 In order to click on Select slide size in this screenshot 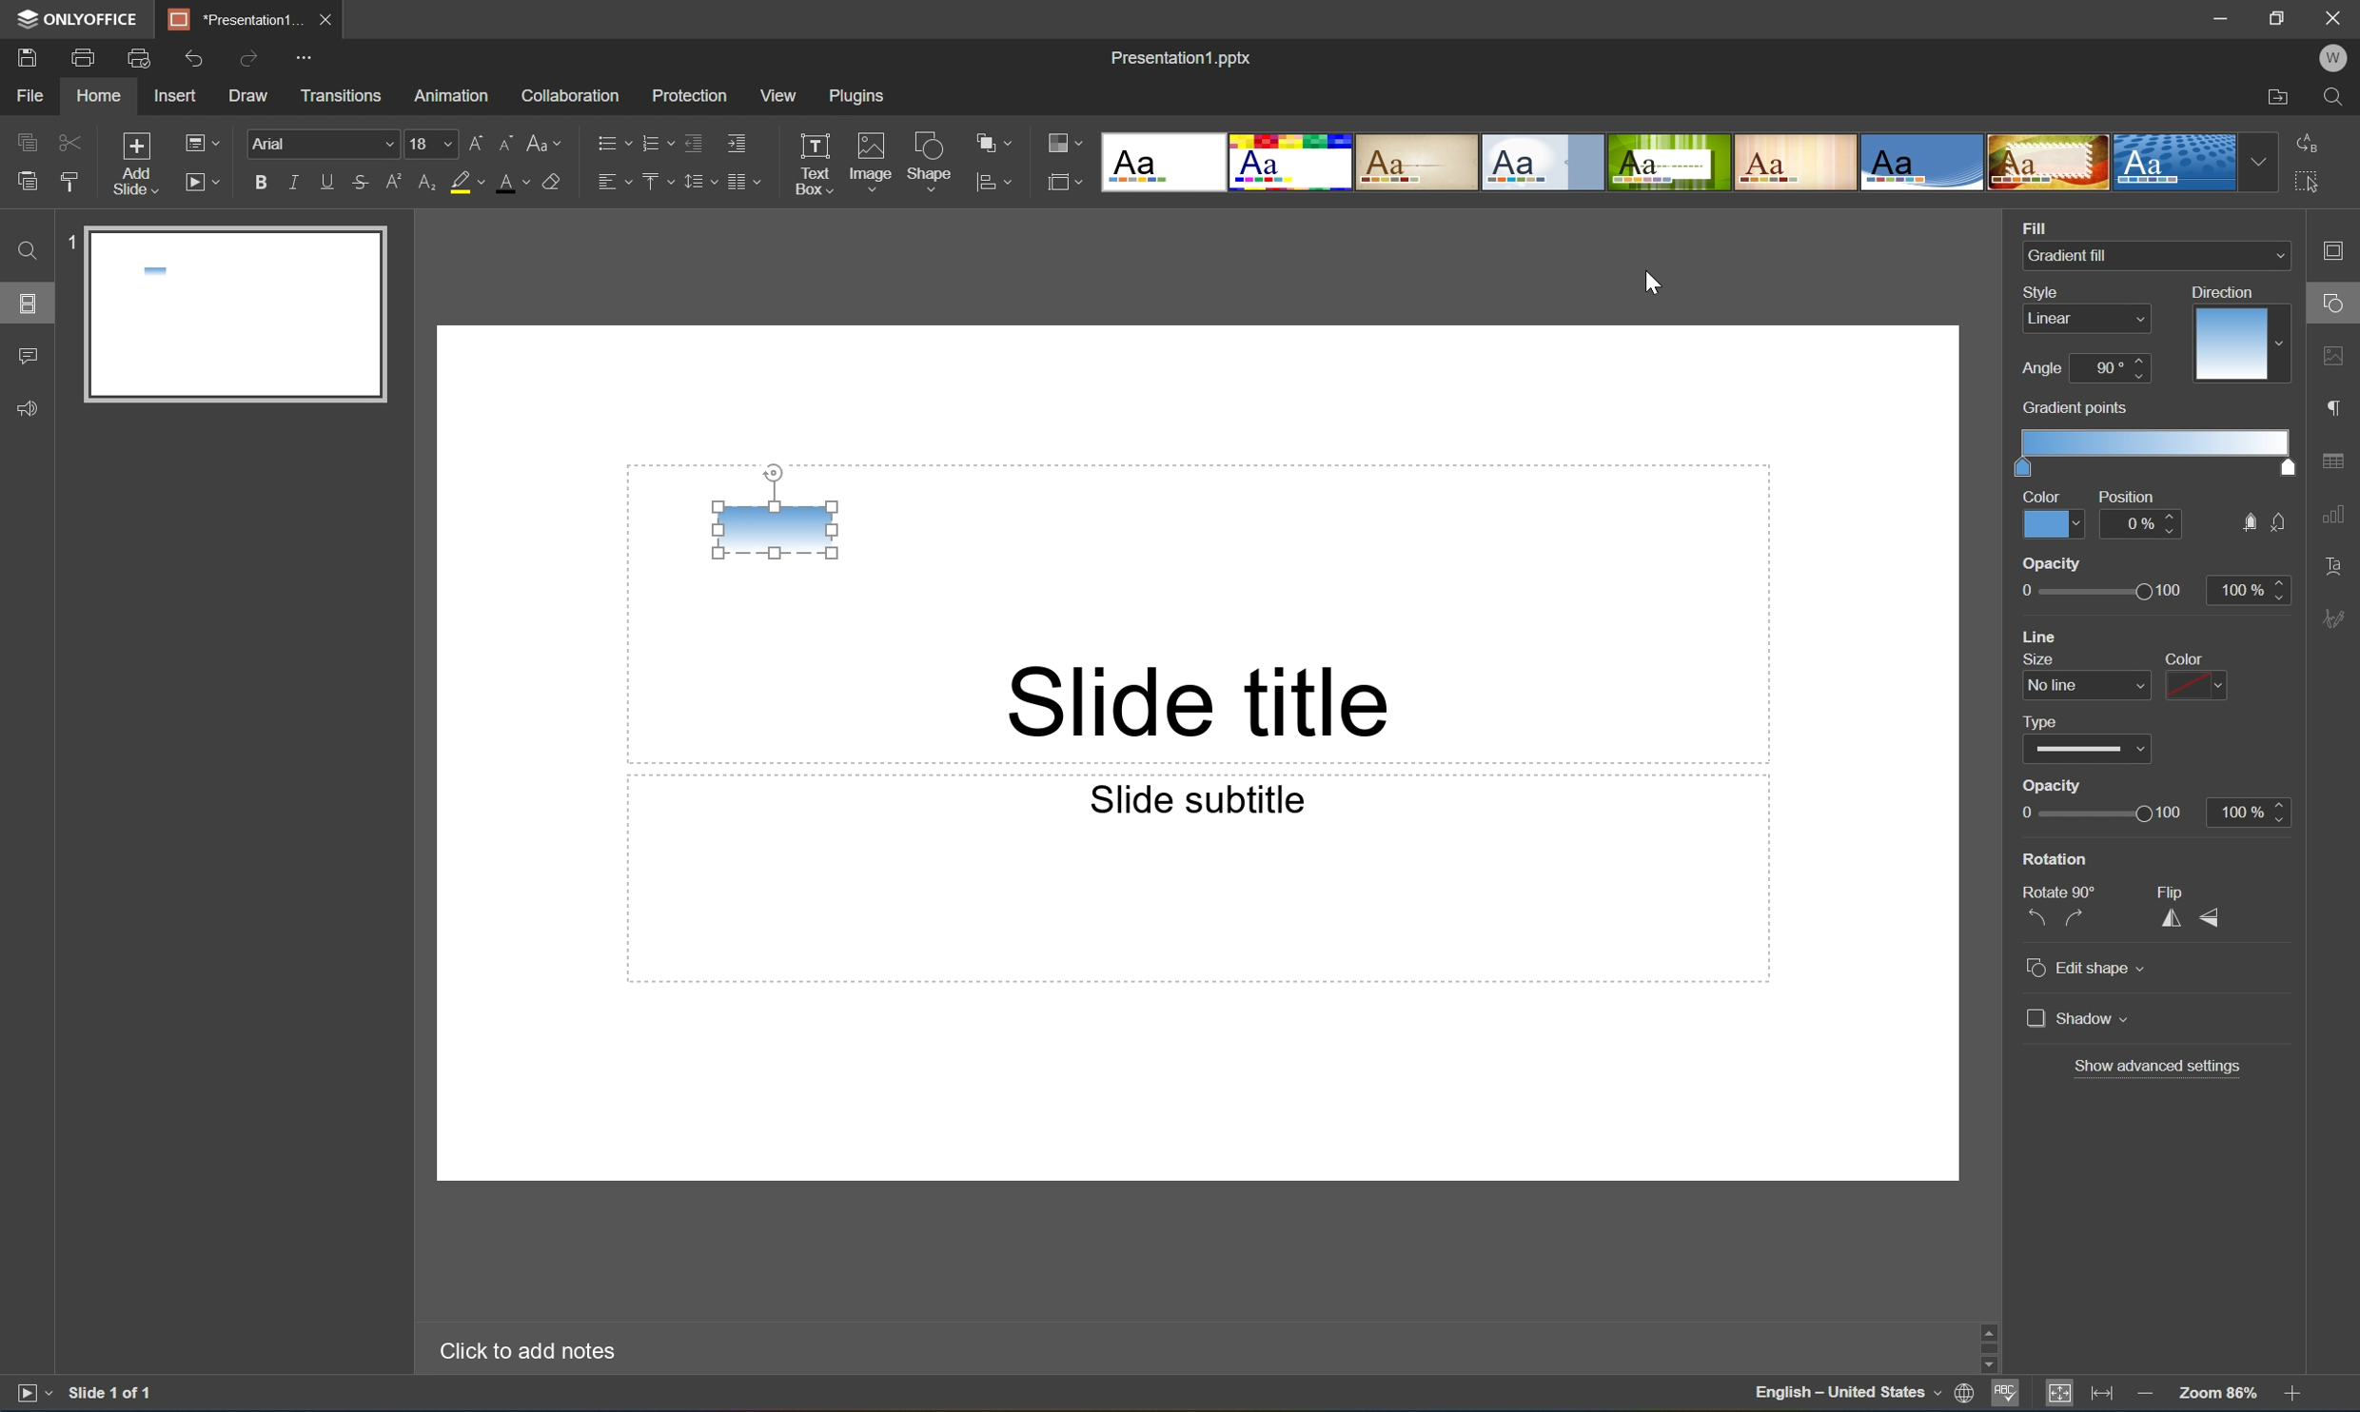, I will do `click(1065, 186)`.